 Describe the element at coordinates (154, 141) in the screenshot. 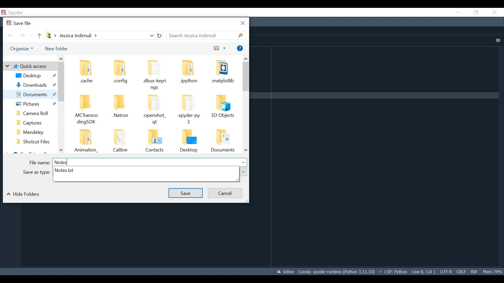

I see `Folder` at that location.